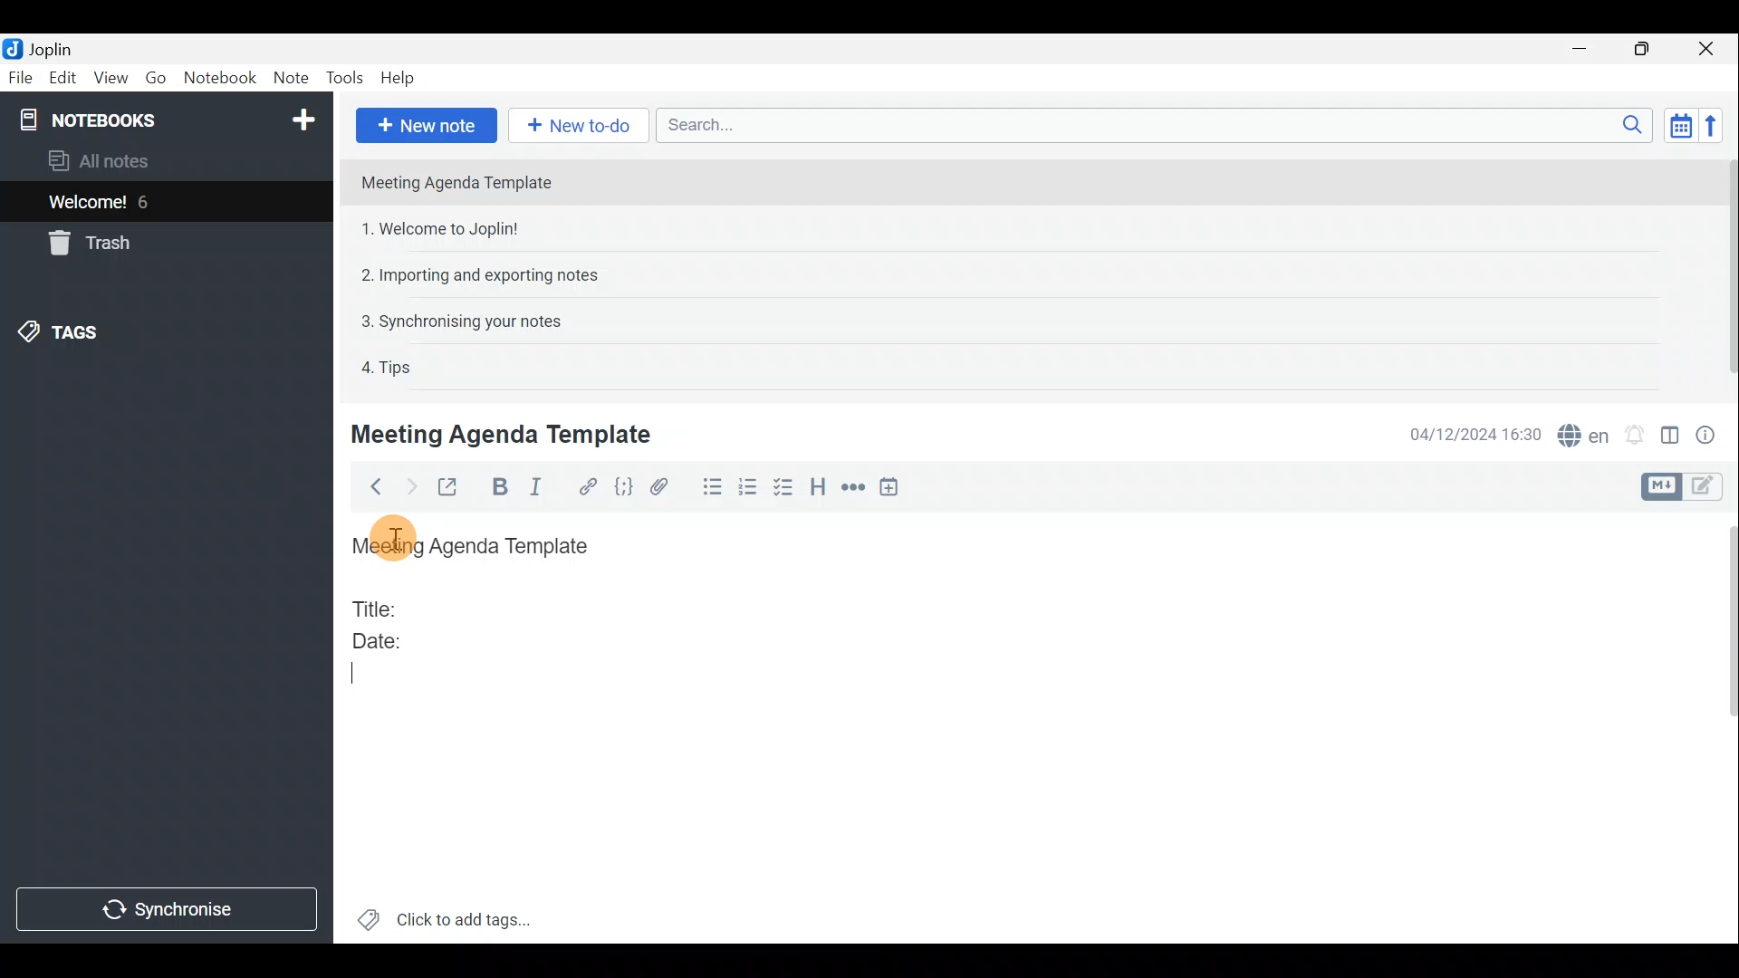 This screenshot has height=978, width=1739. I want to click on All notes, so click(129, 160).